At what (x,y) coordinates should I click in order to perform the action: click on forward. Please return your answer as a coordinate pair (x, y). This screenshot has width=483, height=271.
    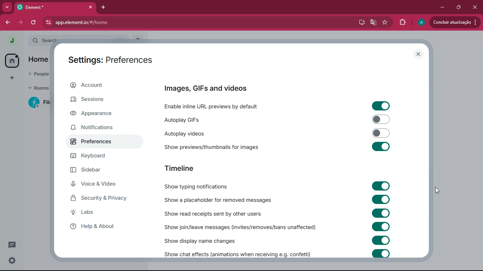
    Looking at the image, I should click on (21, 23).